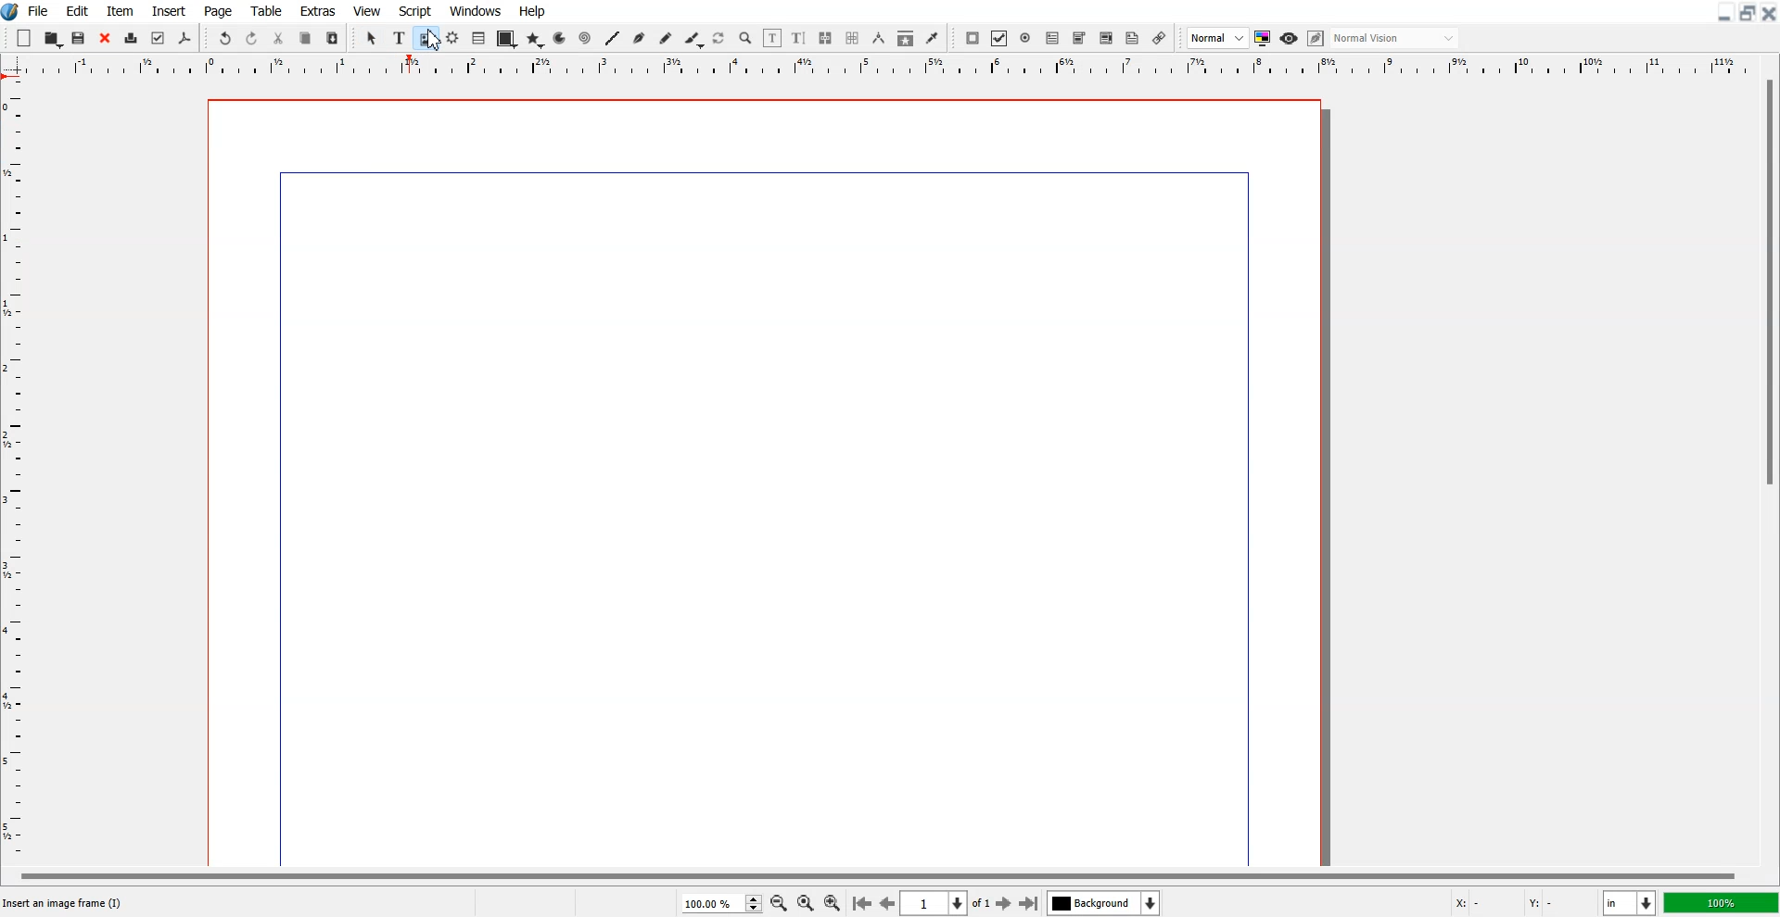 The height and width of the screenshot is (917, 1780). What do you see at coordinates (1630, 902) in the screenshot?
I see `Measurement in inches` at bounding box center [1630, 902].